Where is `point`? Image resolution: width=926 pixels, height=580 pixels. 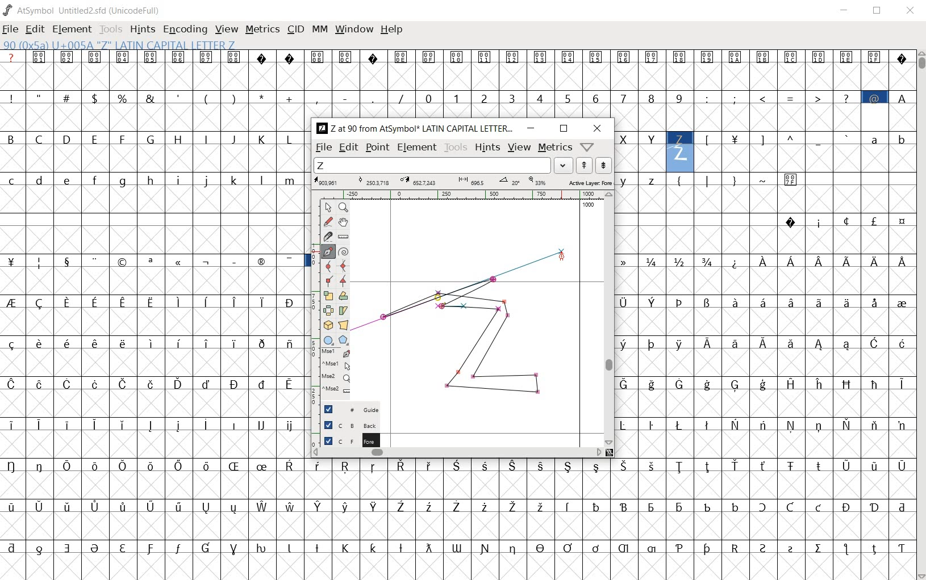 point is located at coordinates (377, 148).